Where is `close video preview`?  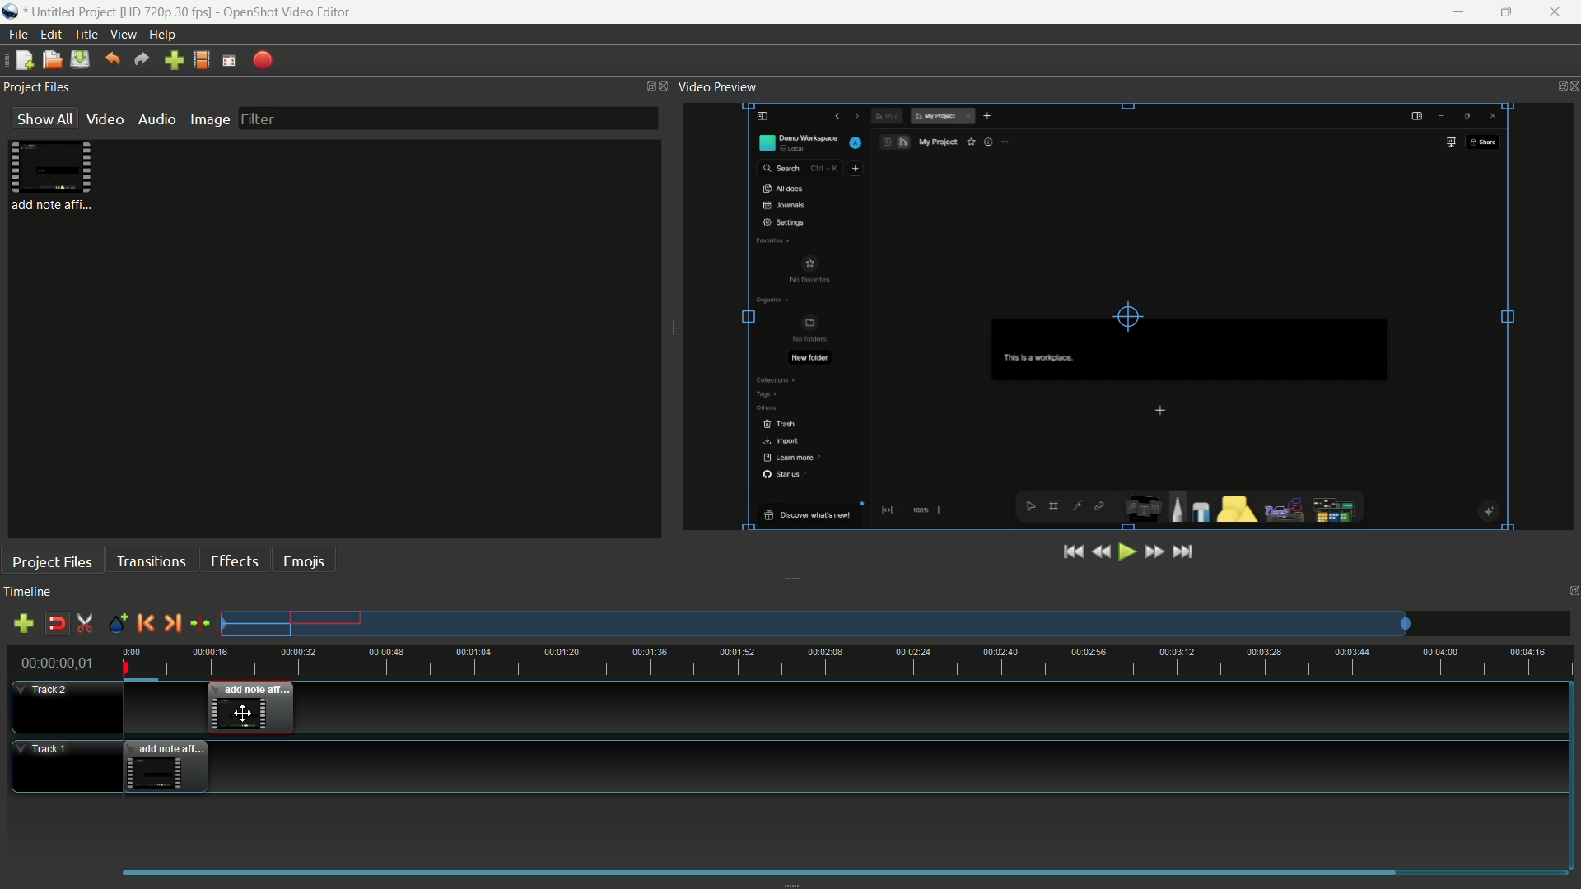 close video preview is located at coordinates (1571, 86).